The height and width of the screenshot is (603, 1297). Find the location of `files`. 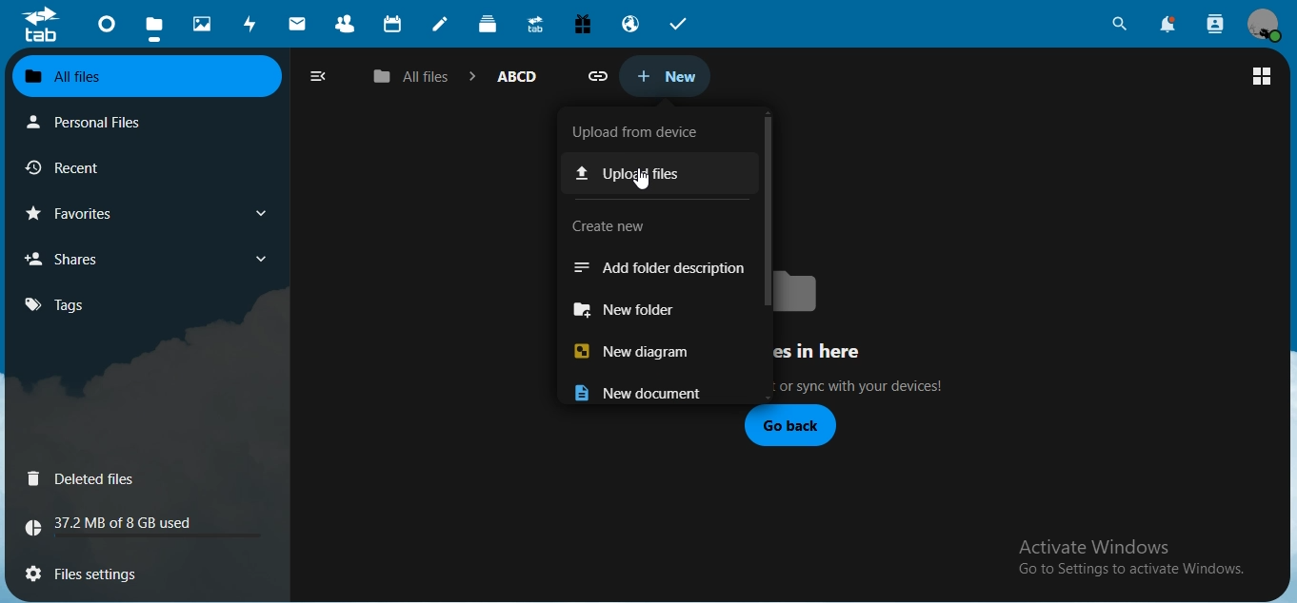

files is located at coordinates (153, 26).